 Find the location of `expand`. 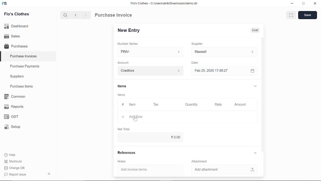

expand is located at coordinates (255, 85).